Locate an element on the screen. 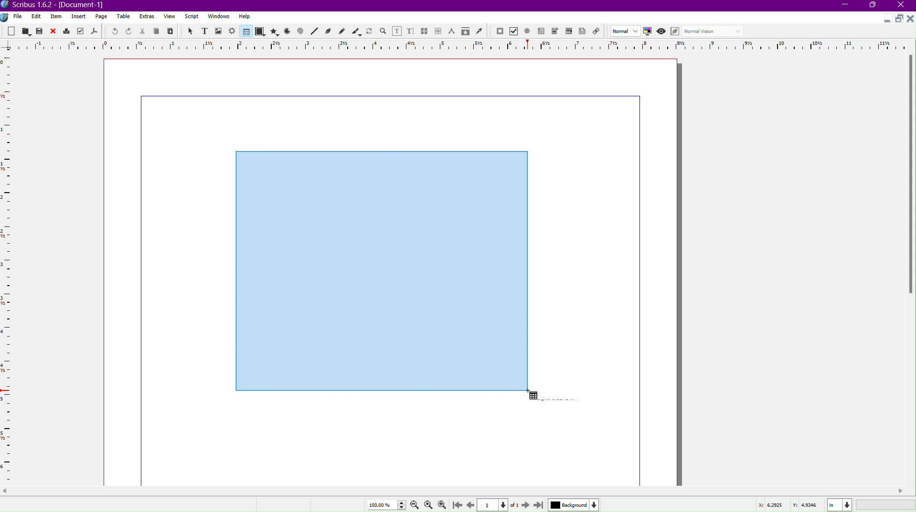 The image size is (916, 512). Preflight Verifier is located at coordinates (79, 31).